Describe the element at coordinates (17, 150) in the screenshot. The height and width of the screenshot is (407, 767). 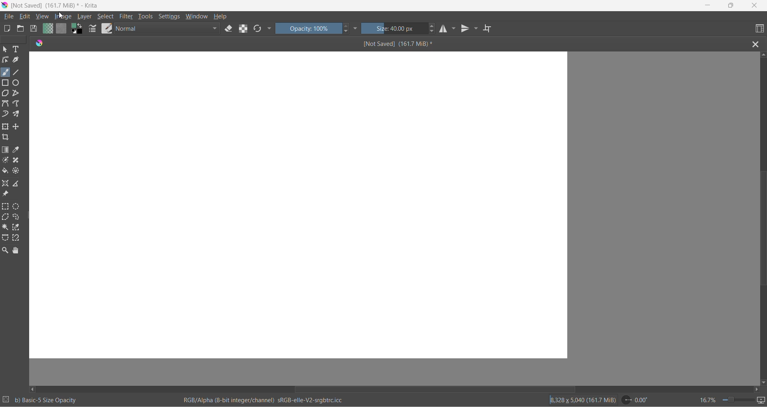
I see `sample a color` at that location.